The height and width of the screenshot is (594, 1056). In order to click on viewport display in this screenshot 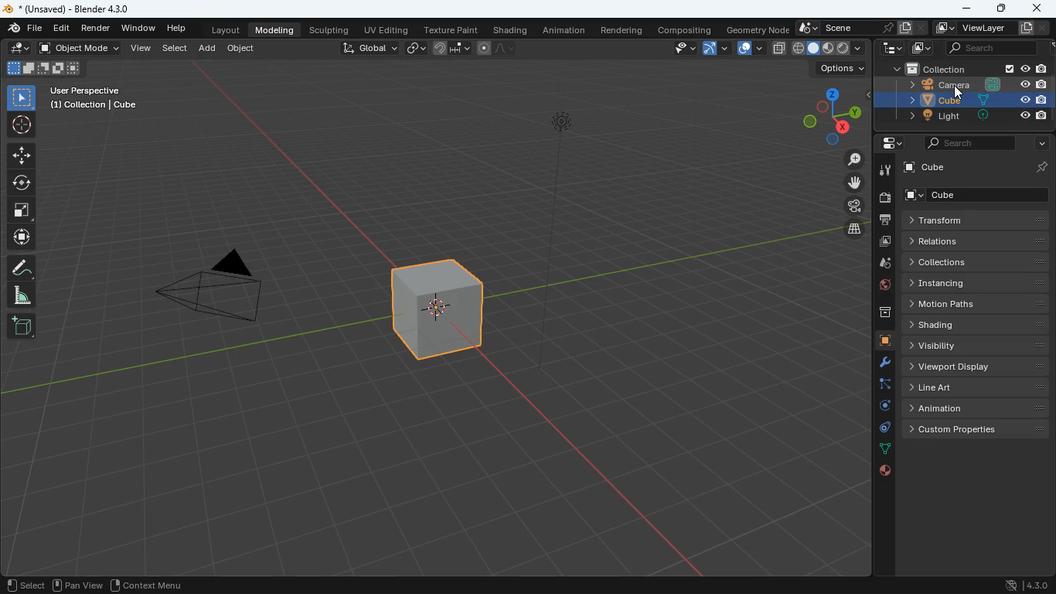, I will do `click(978, 367)`.